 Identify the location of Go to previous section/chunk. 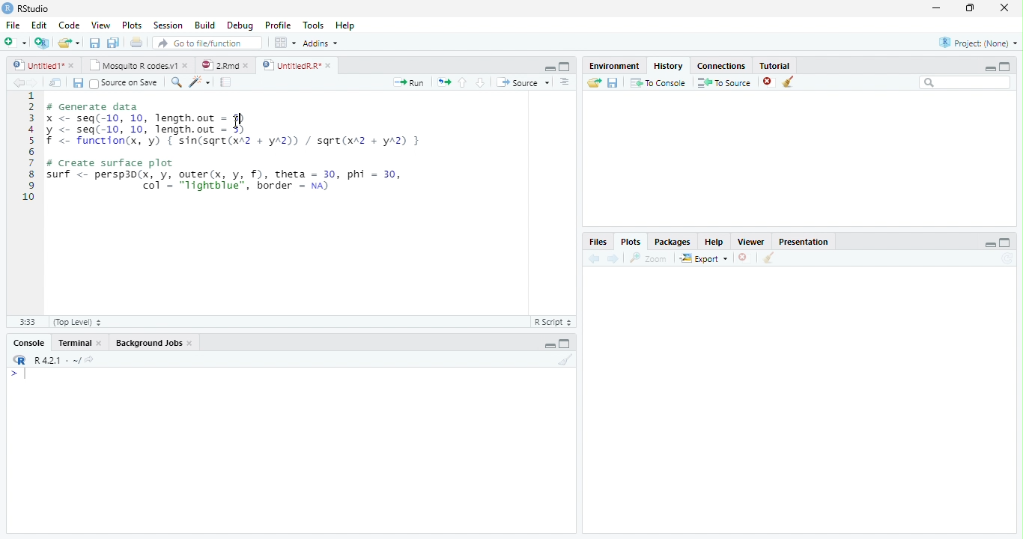
(462, 82).